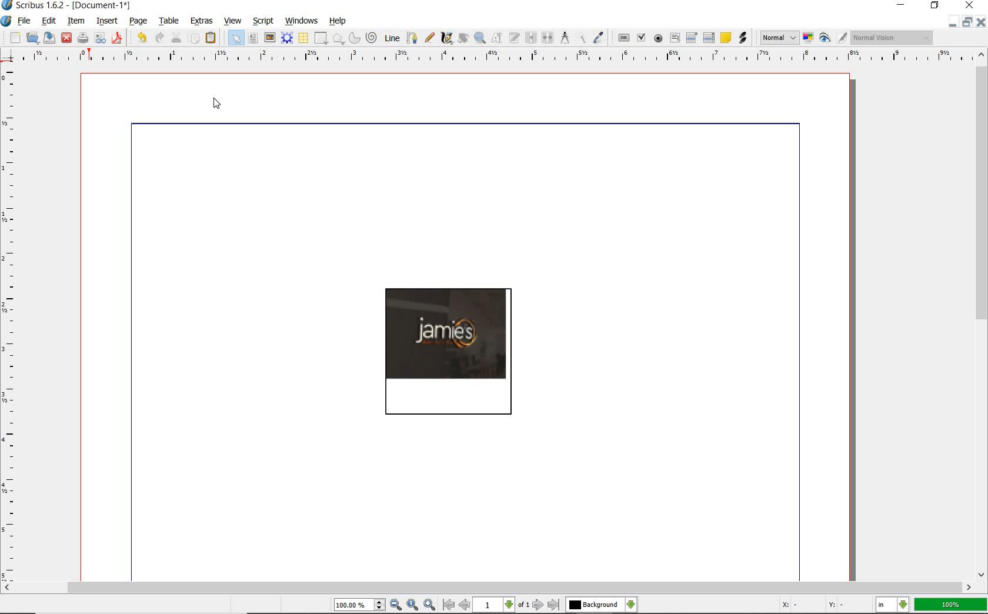  I want to click on 1 of 1, so click(503, 606).